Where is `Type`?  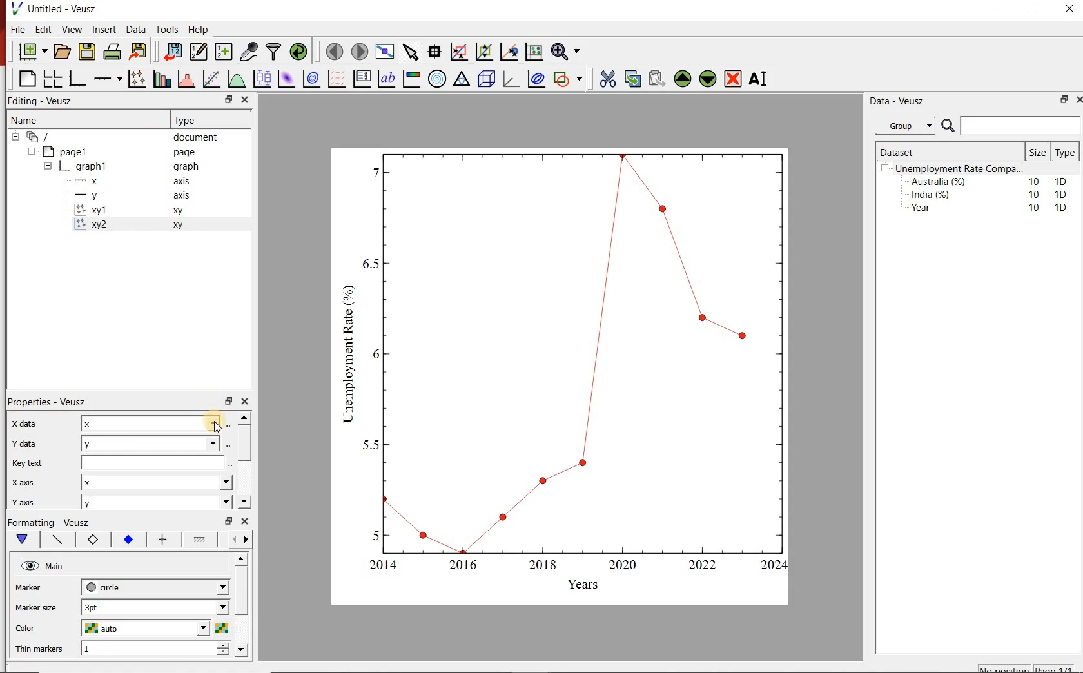 Type is located at coordinates (1064, 153).